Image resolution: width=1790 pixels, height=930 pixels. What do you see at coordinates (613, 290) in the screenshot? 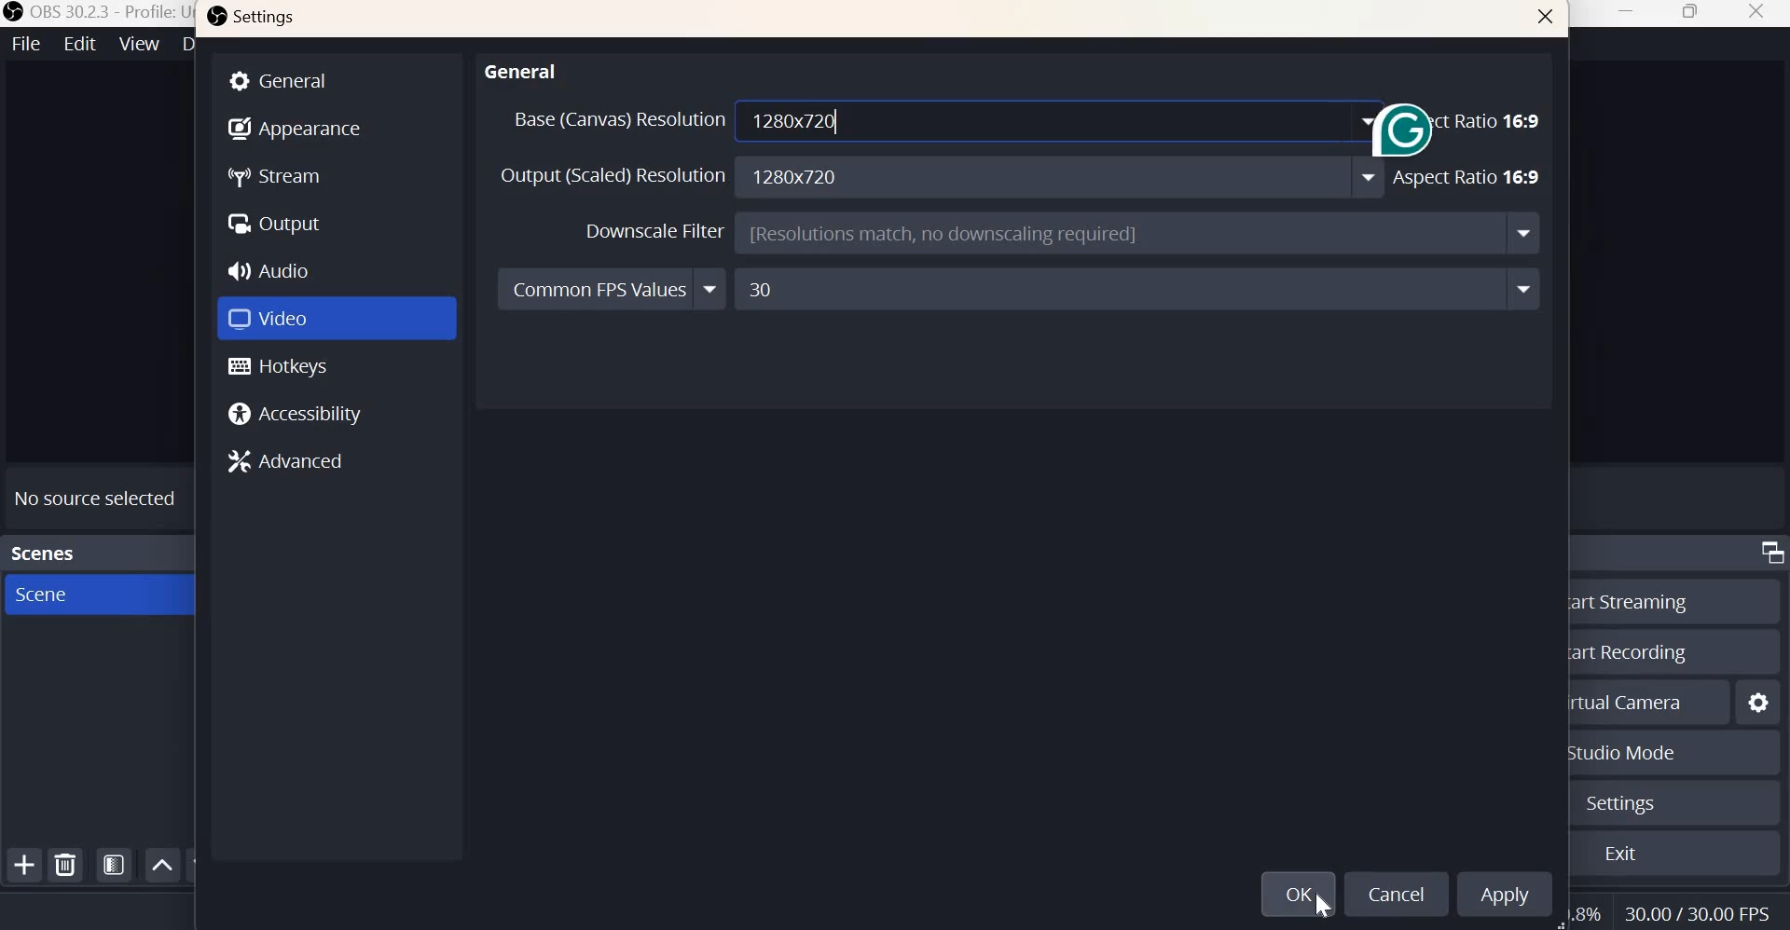
I see `Common FPS values` at bounding box center [613, 290].